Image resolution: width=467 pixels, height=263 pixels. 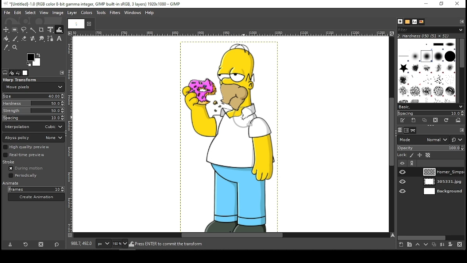 I want to click on restore tool preset, so click(x=25, y=244).